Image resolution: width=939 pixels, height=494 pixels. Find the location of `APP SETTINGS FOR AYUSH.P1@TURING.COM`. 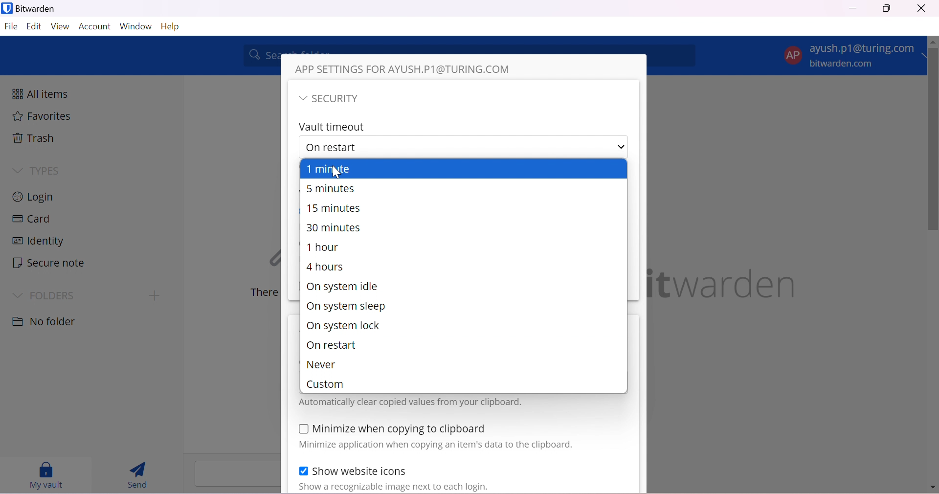

APP SETTINGS FOR AYUSH.P1@TURING.COM is located at coordinates (408, 68).